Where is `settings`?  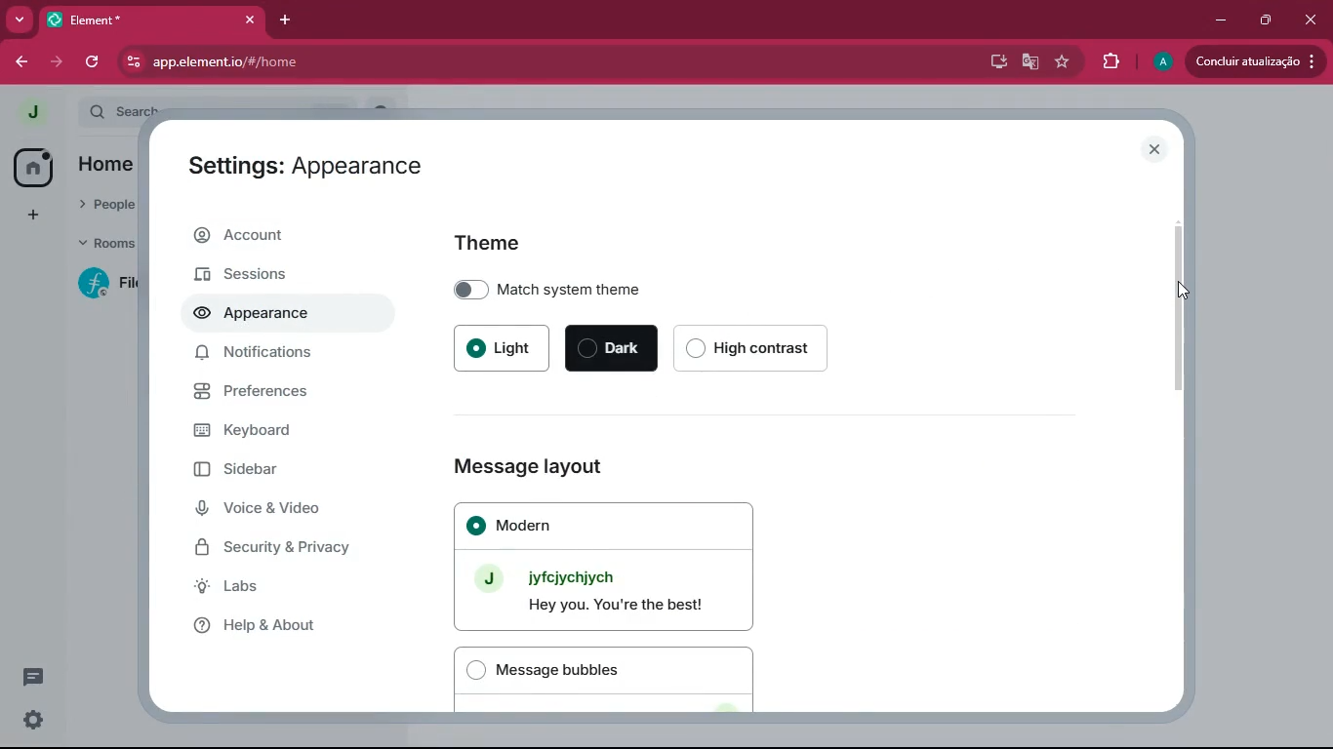
settings is located at coordinates (32, 719).